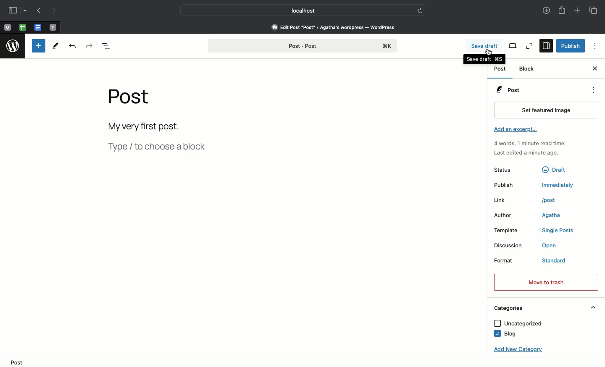 The height and width of the screenshot is (367, 605). I want to click on 4 words, 1 minute read time. Last edited a minute ago., so click(529, 149).